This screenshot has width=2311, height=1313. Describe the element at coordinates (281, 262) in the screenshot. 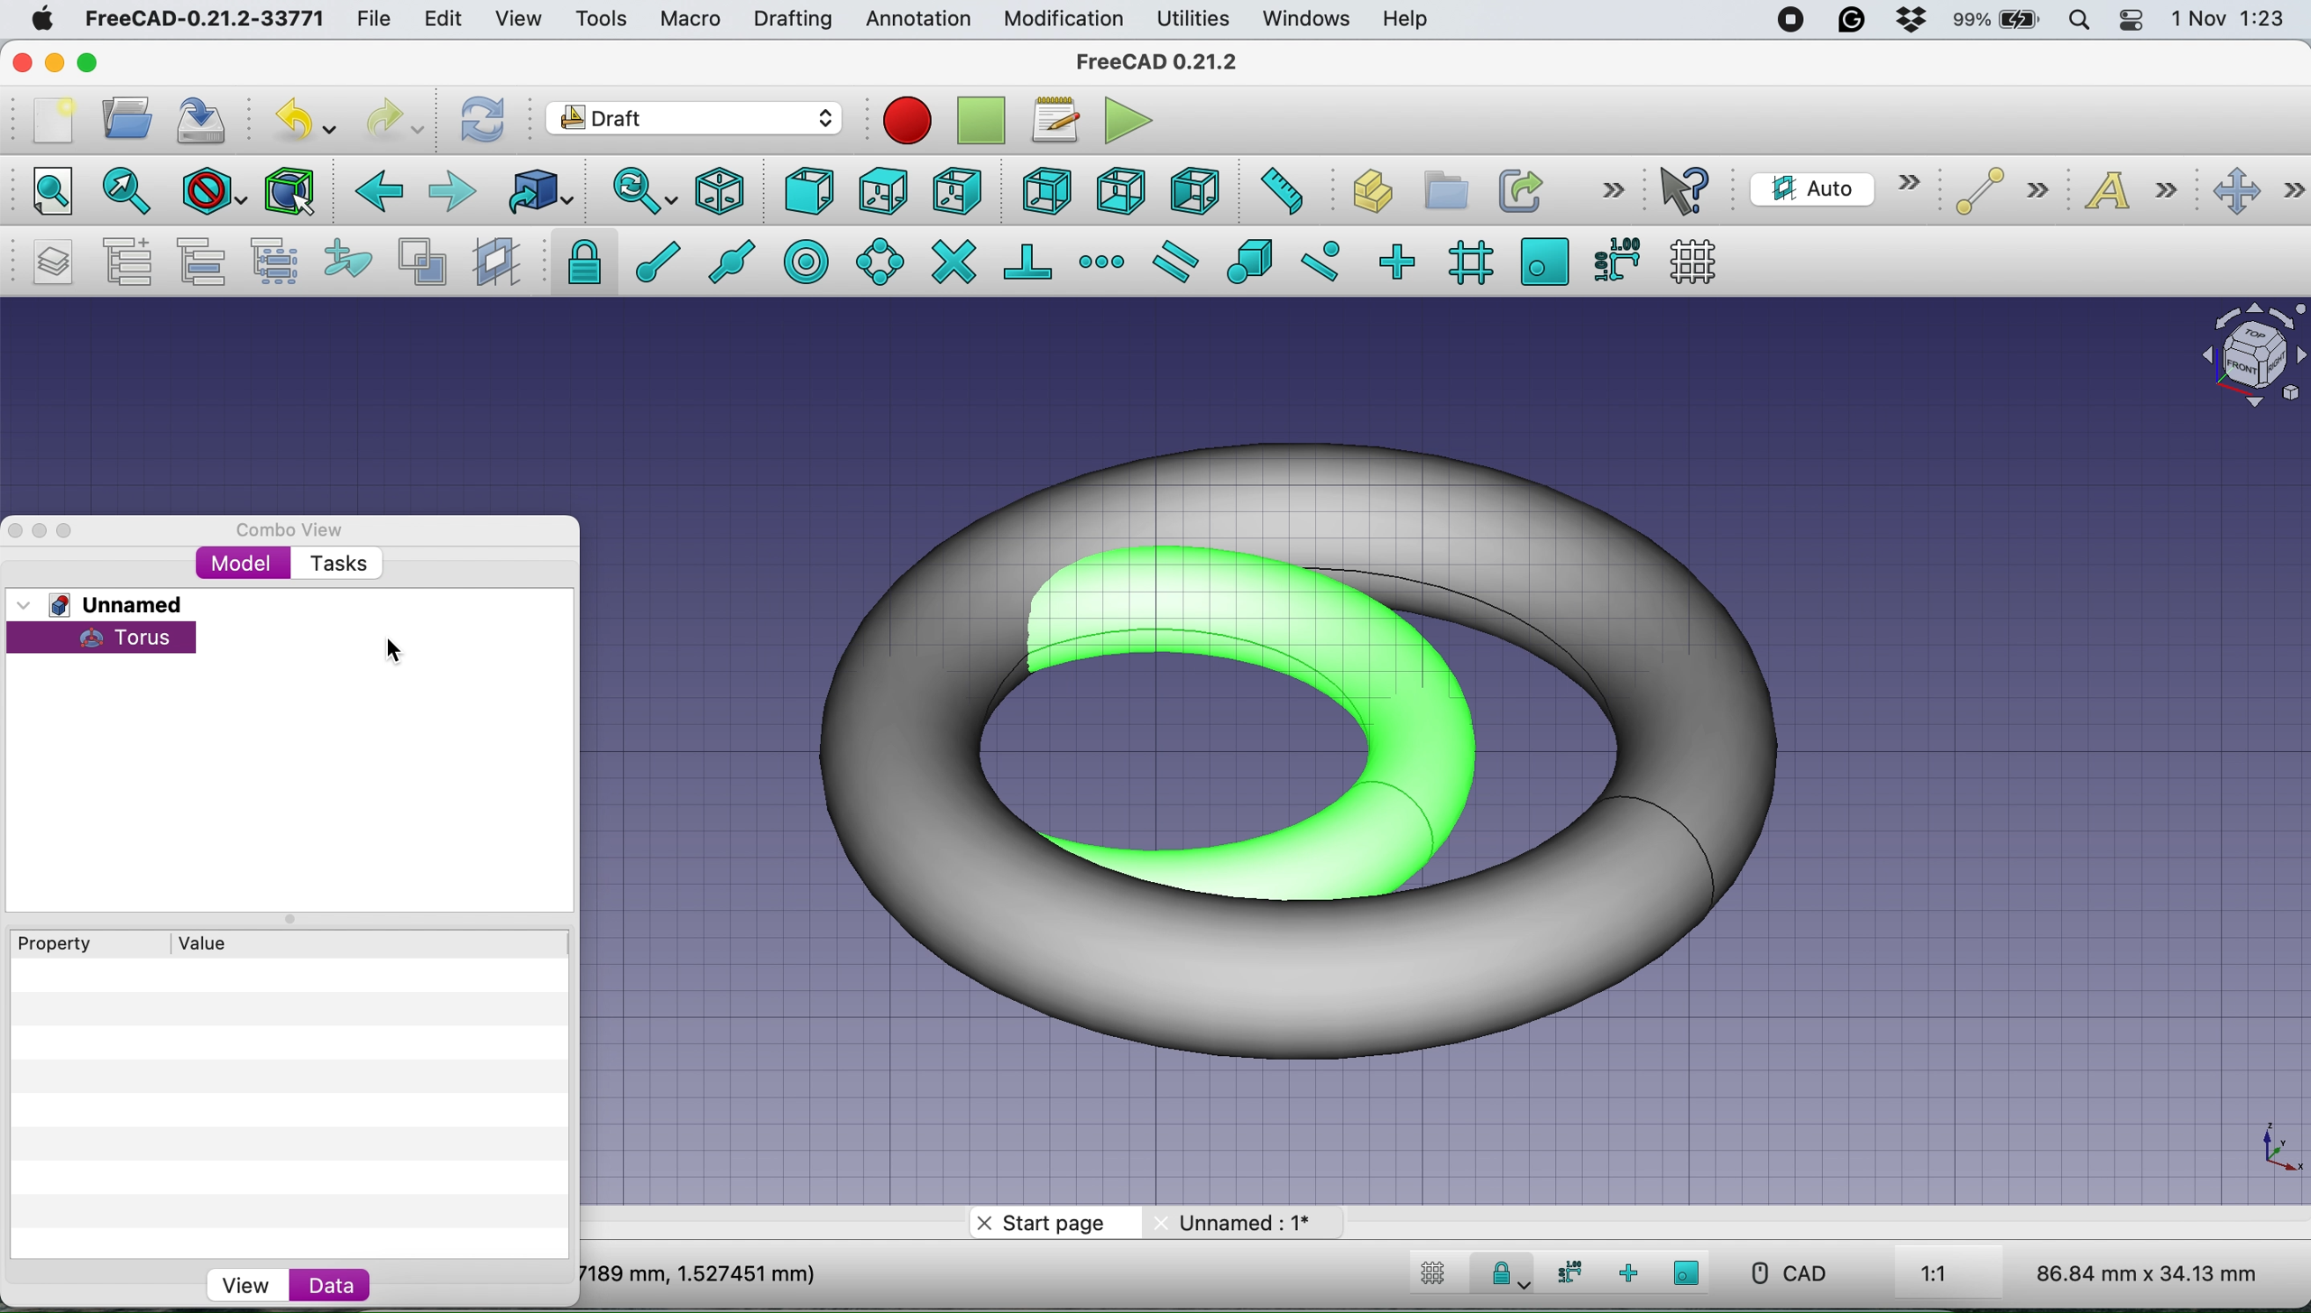

I see `select group` at that location.